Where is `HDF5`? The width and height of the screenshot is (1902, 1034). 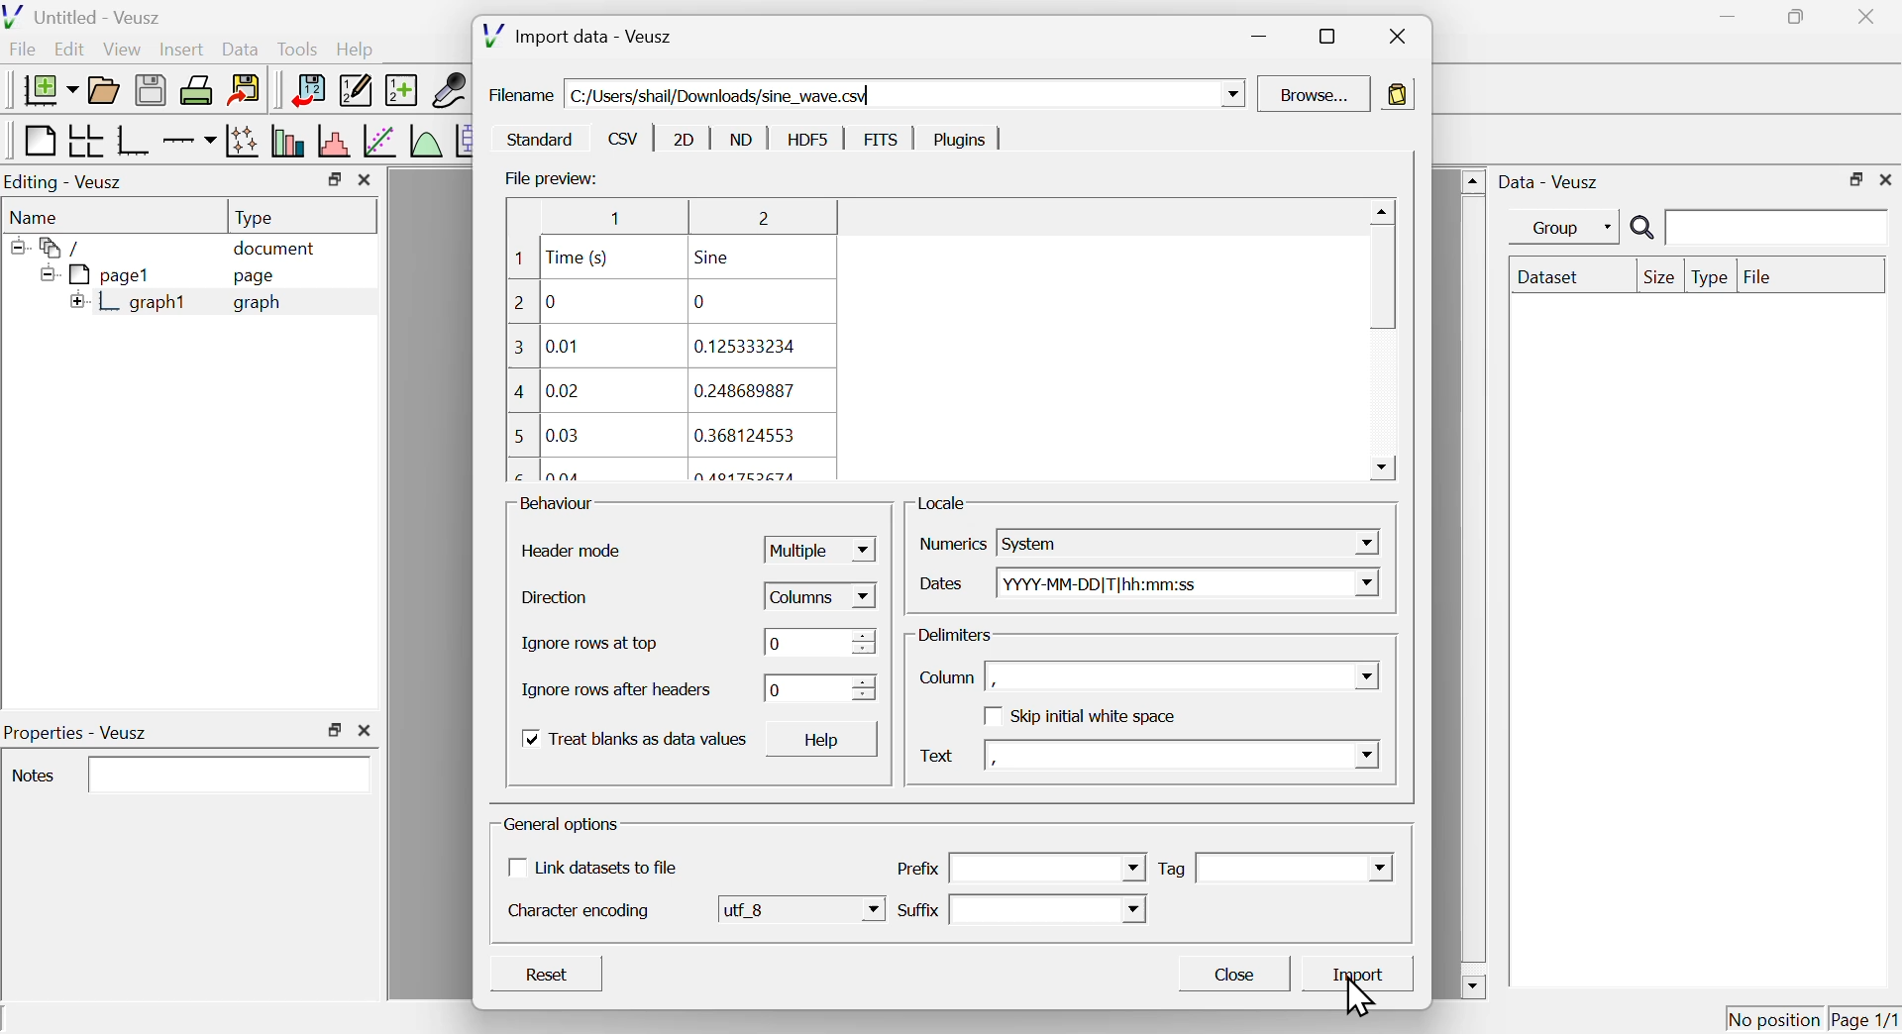 HDF5 is located at coordinates (807, 139).